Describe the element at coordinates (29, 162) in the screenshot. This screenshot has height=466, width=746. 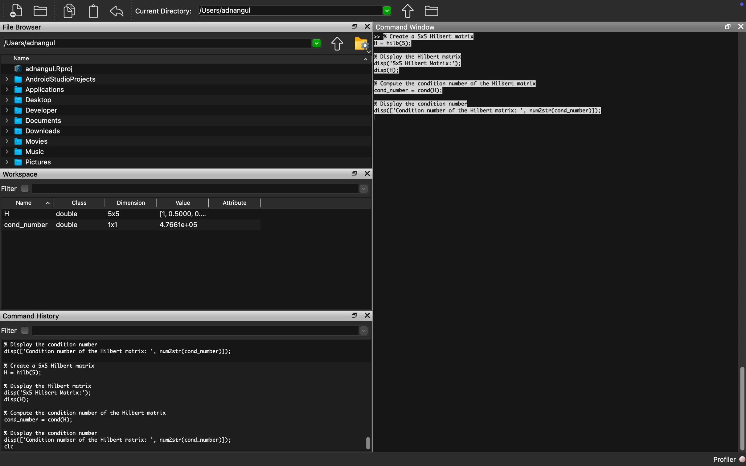
I see `Pictures` at that location.